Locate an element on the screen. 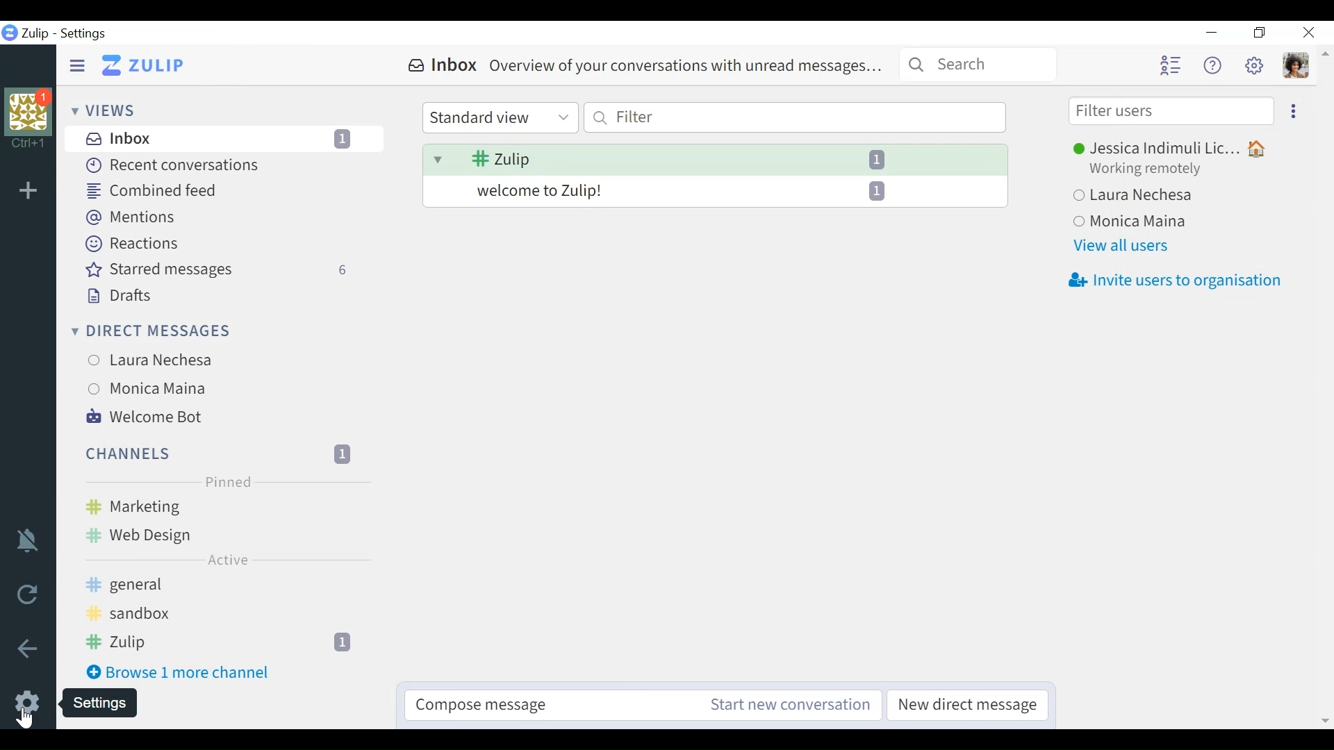  Direct messages is located at coordinates (155, 331).